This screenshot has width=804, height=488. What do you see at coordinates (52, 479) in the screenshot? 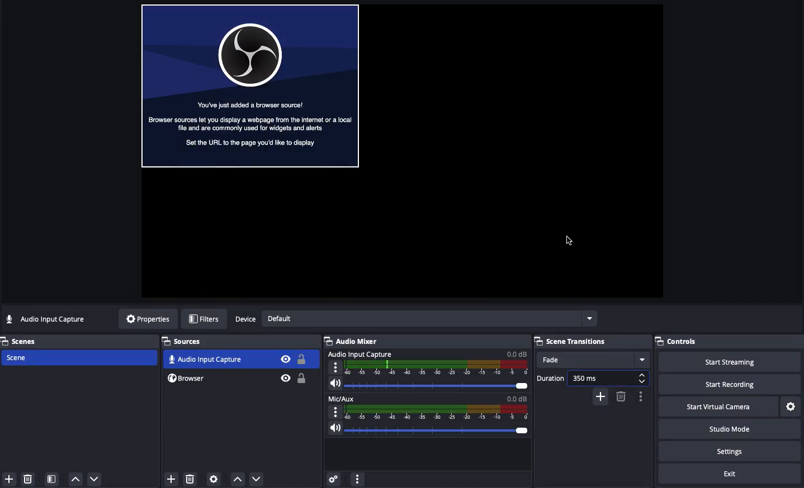
I see `Scene filter` at bounding box center [52, 479].